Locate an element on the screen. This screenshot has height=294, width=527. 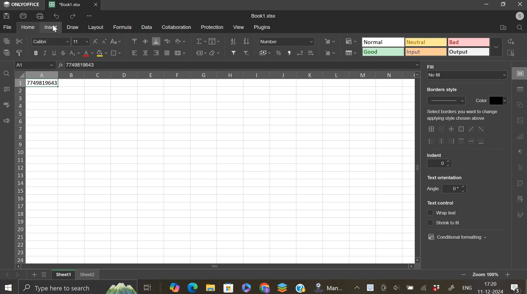
replace is located at coordinates (511, 41).